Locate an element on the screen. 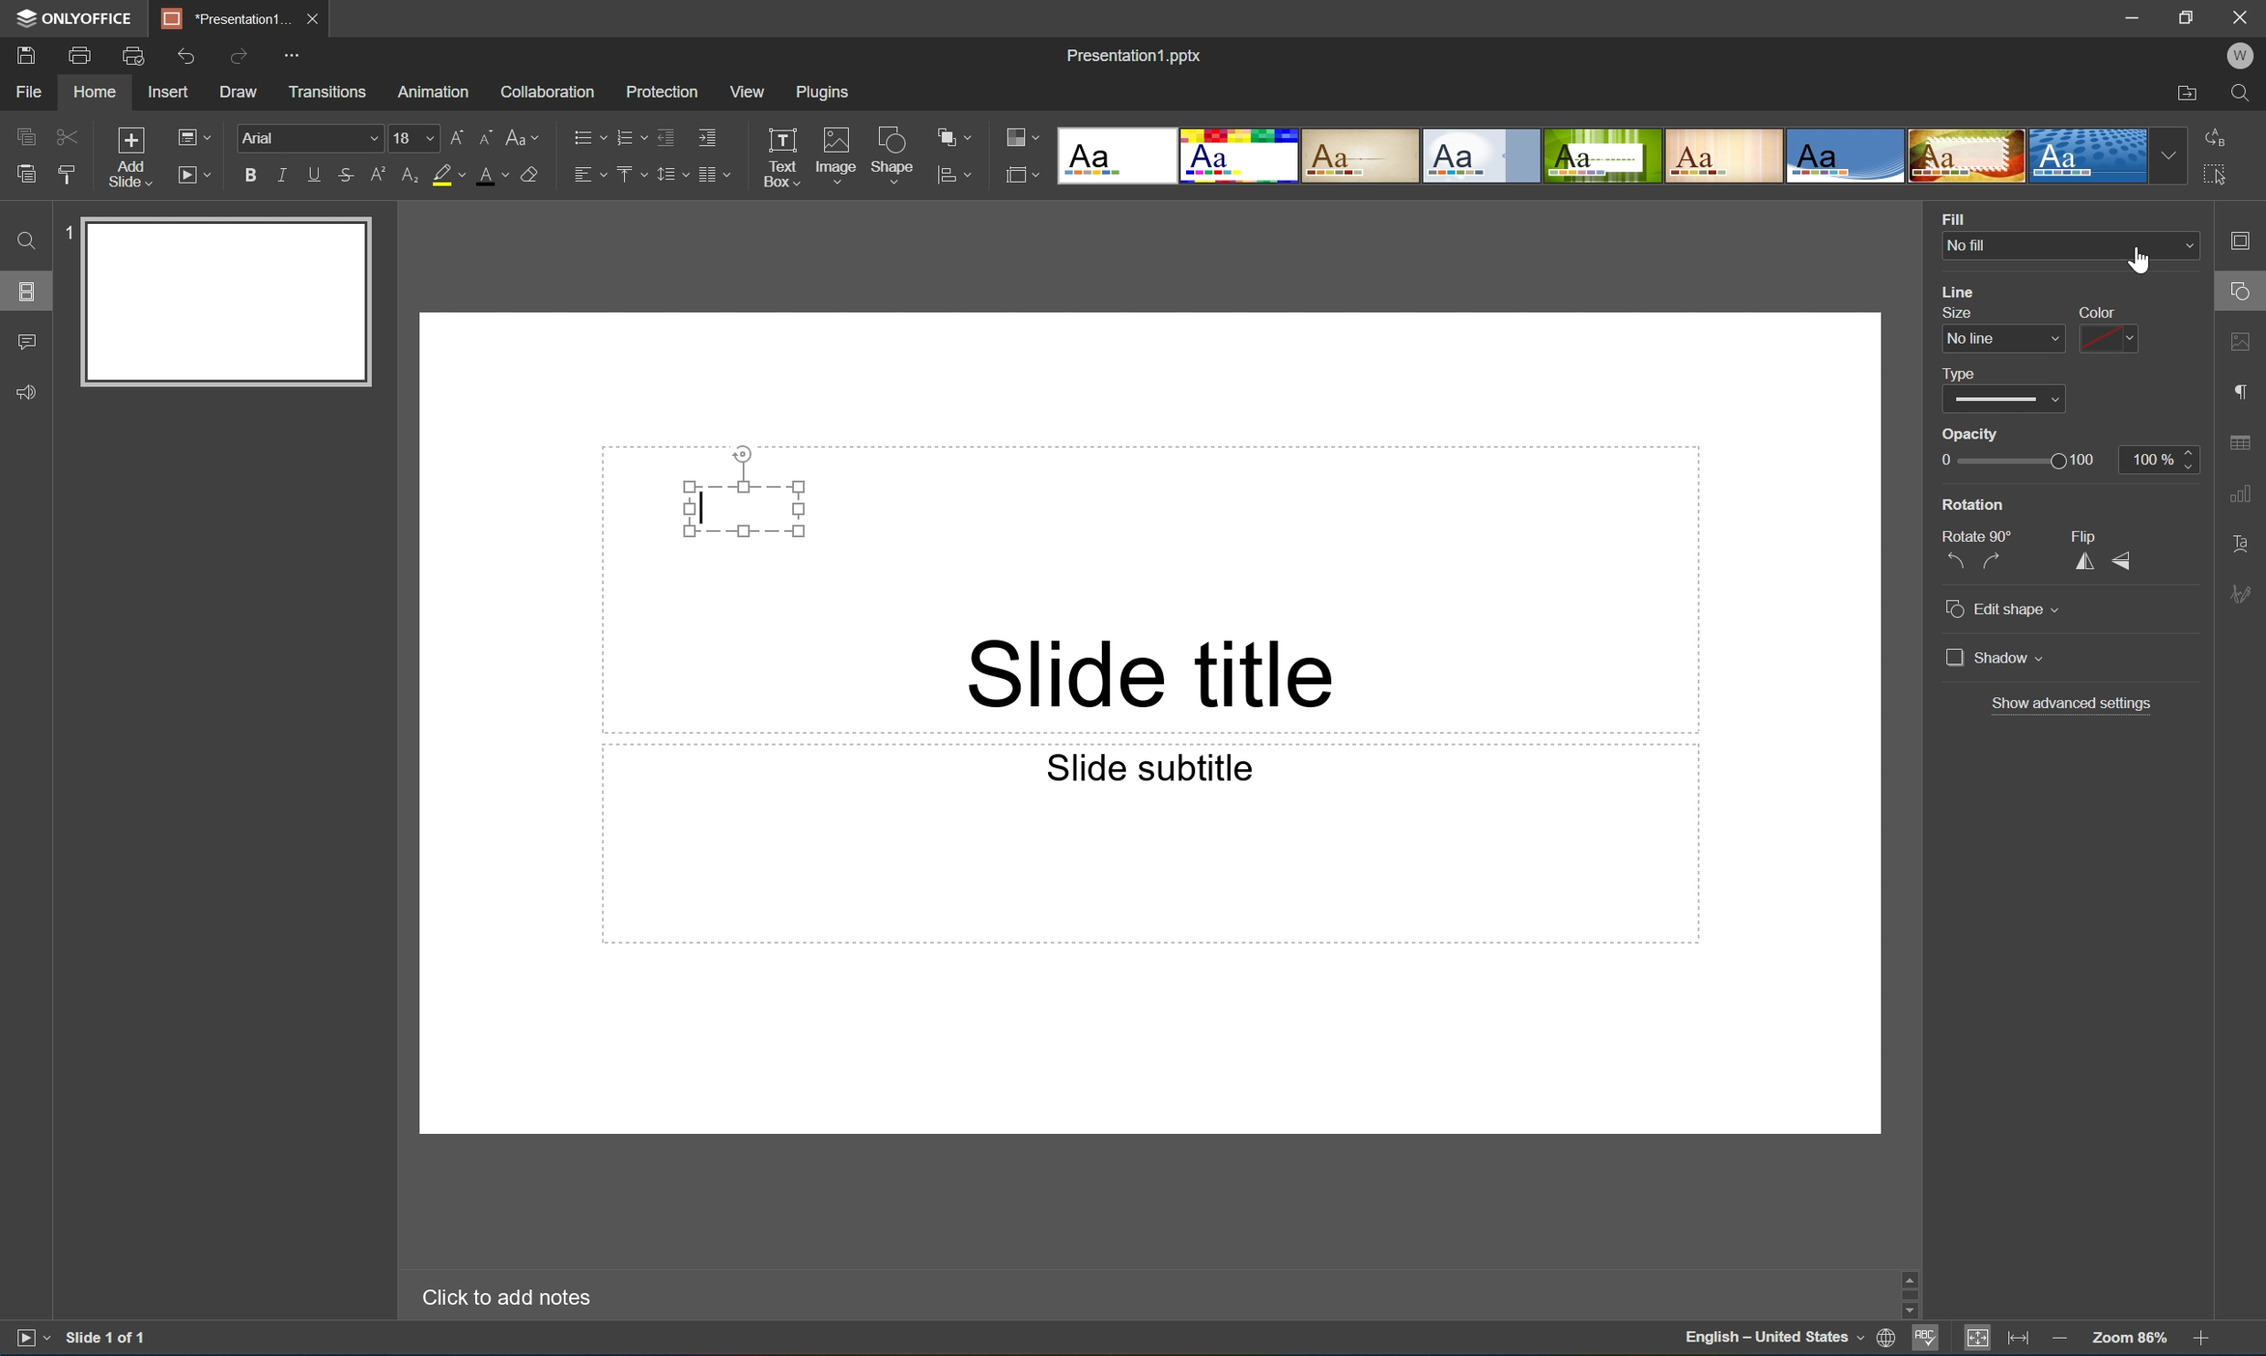  No line is located at coordinates (1970, 341).